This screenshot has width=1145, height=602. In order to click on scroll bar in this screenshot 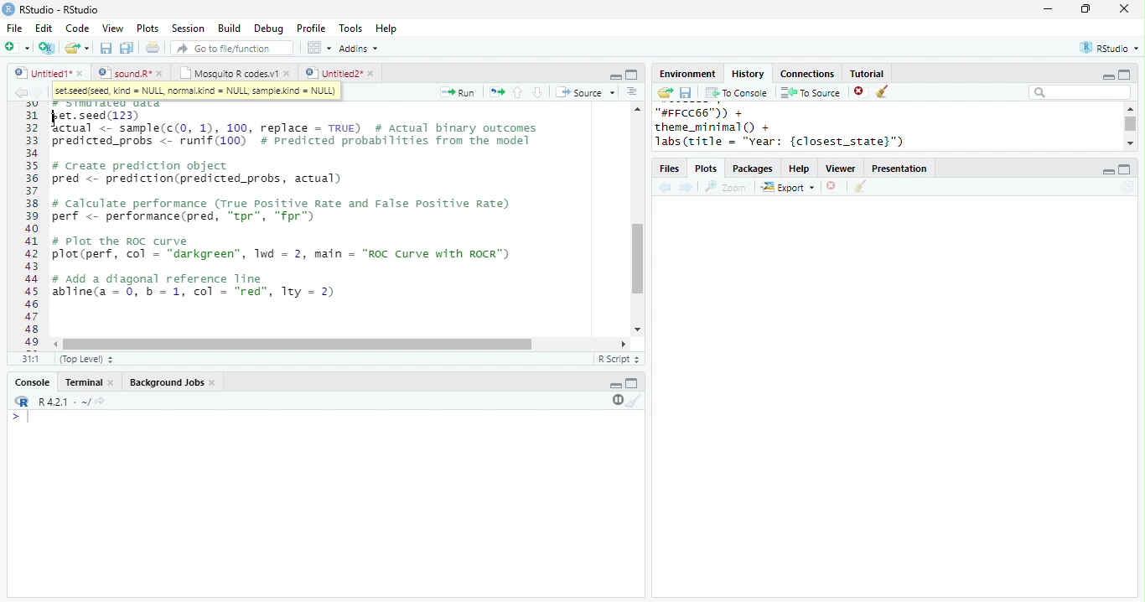, I will do `click(298, 345)`.